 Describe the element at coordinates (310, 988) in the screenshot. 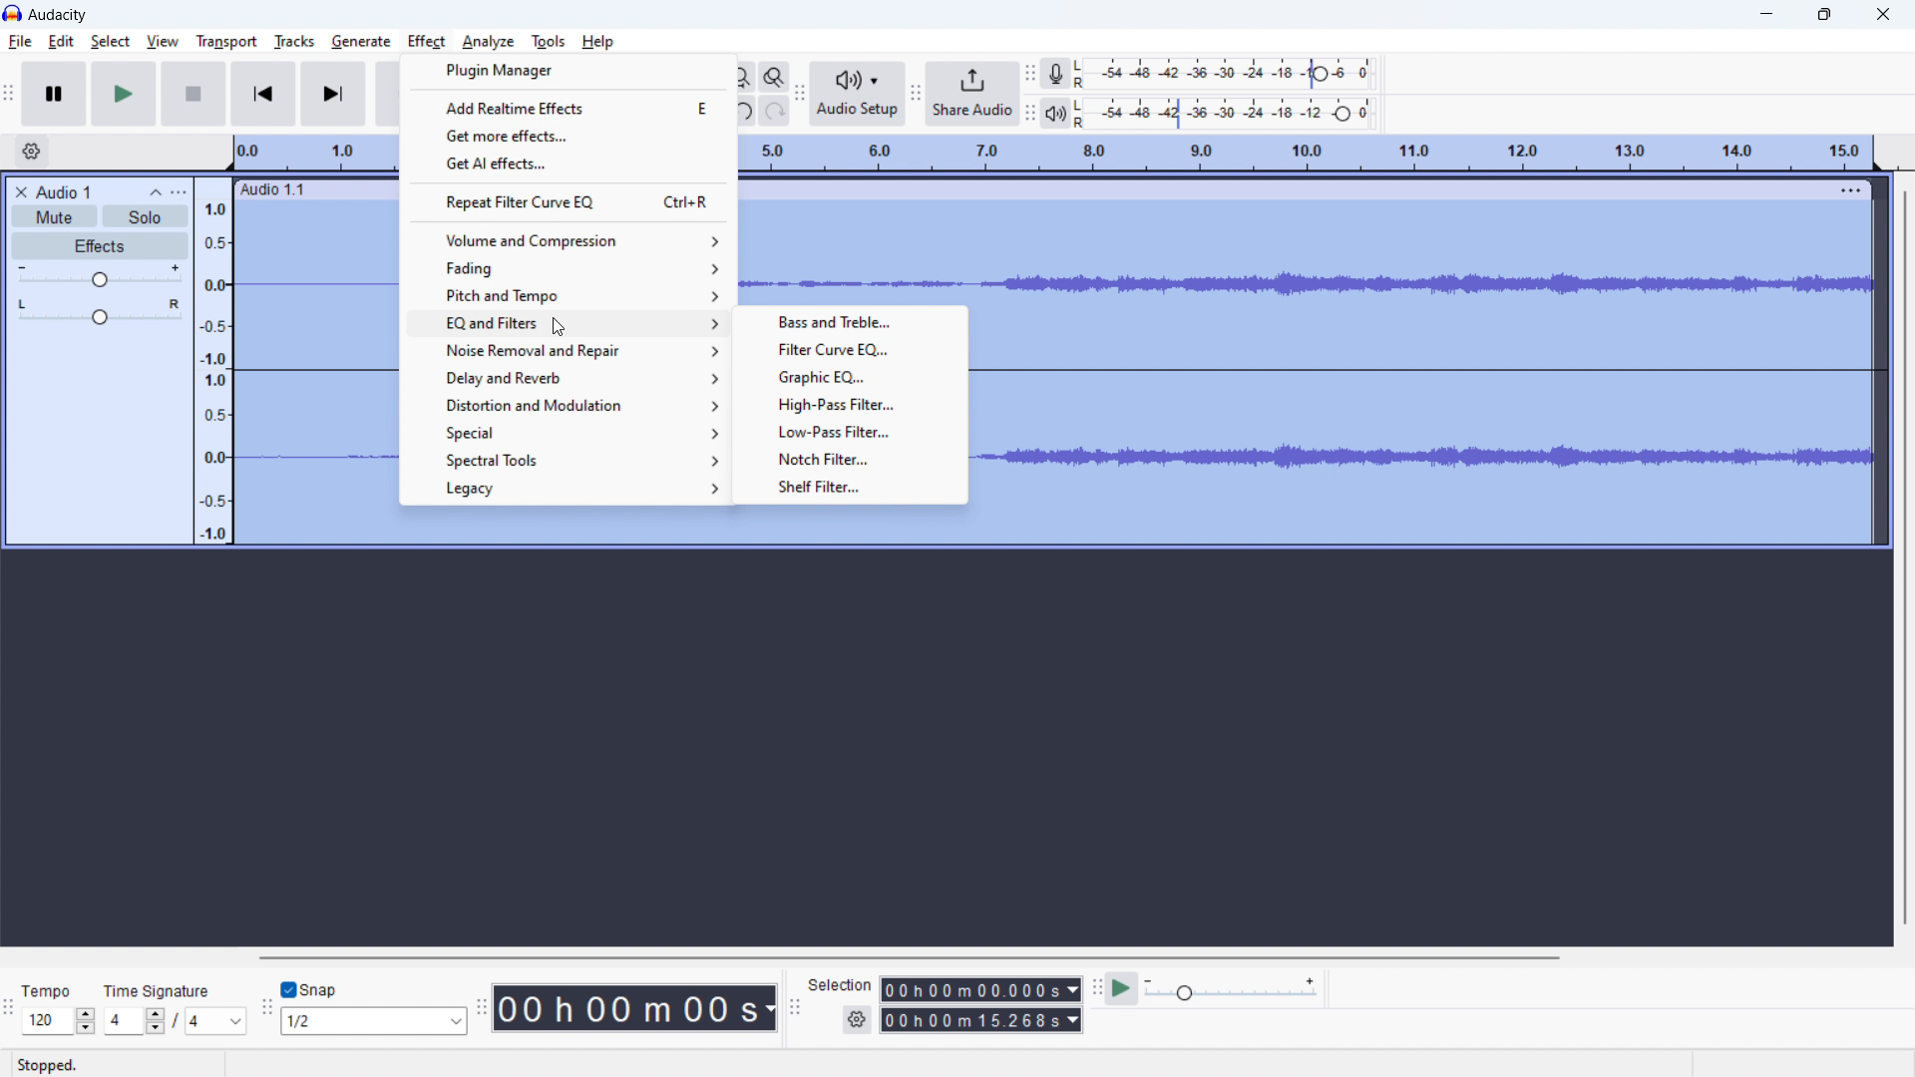

I see `snap toggle` at that location.